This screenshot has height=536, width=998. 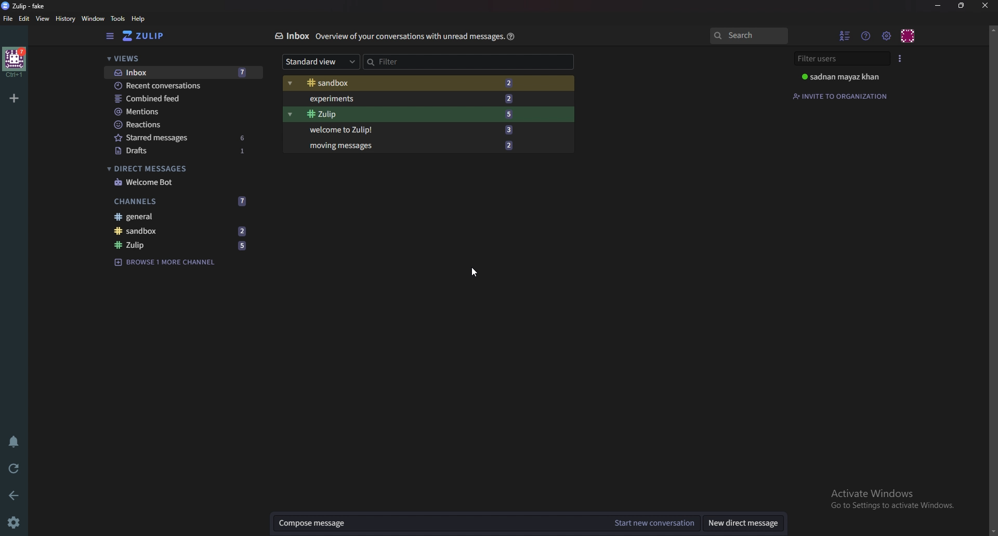 I want to click on sadnan mayaz khan, so click(x=845, y=76).